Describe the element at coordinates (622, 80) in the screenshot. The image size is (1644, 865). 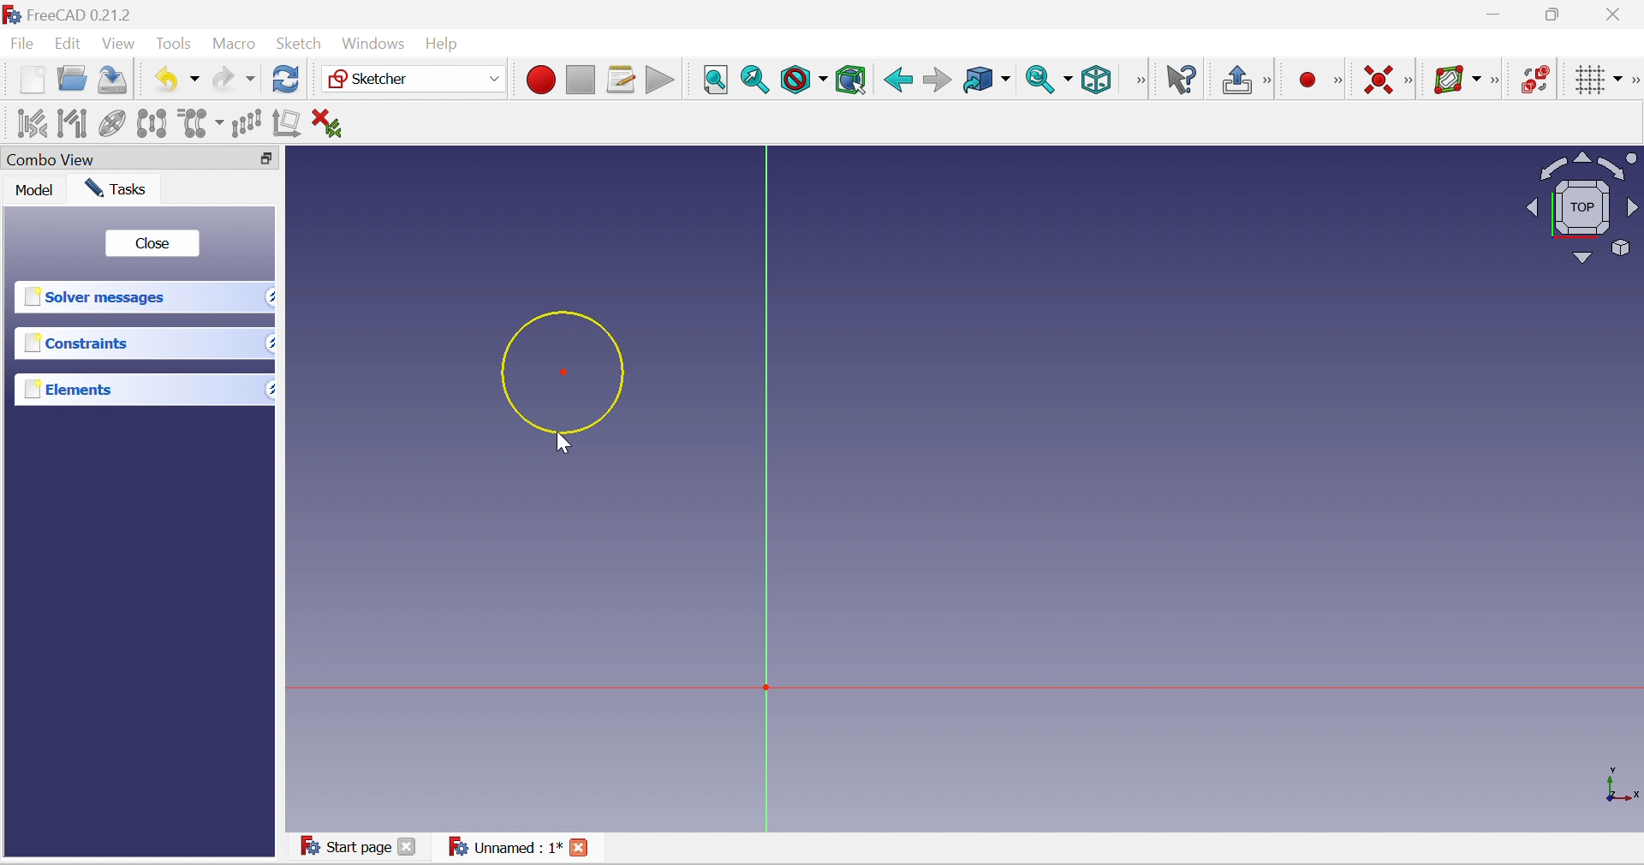
I see `Macros` at that location.